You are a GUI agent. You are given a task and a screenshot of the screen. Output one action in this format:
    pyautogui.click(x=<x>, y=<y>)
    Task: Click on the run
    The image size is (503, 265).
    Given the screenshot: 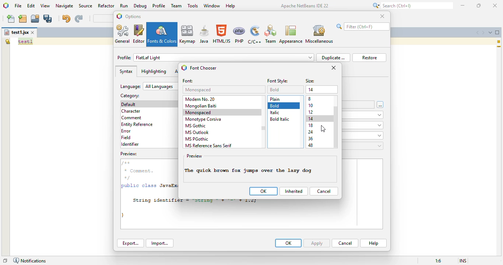 What is the action you would take?
    pyautogui.click(x=124, y=6)
    